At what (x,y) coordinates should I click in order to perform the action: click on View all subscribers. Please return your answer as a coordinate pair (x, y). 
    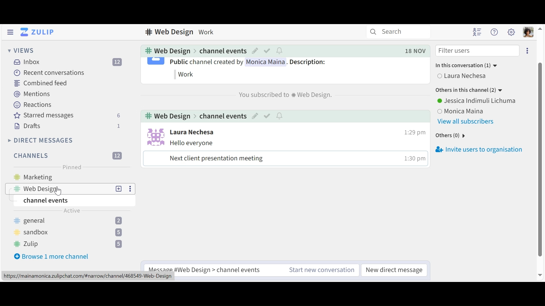
    Looking at the image, I should click on (467, 122).